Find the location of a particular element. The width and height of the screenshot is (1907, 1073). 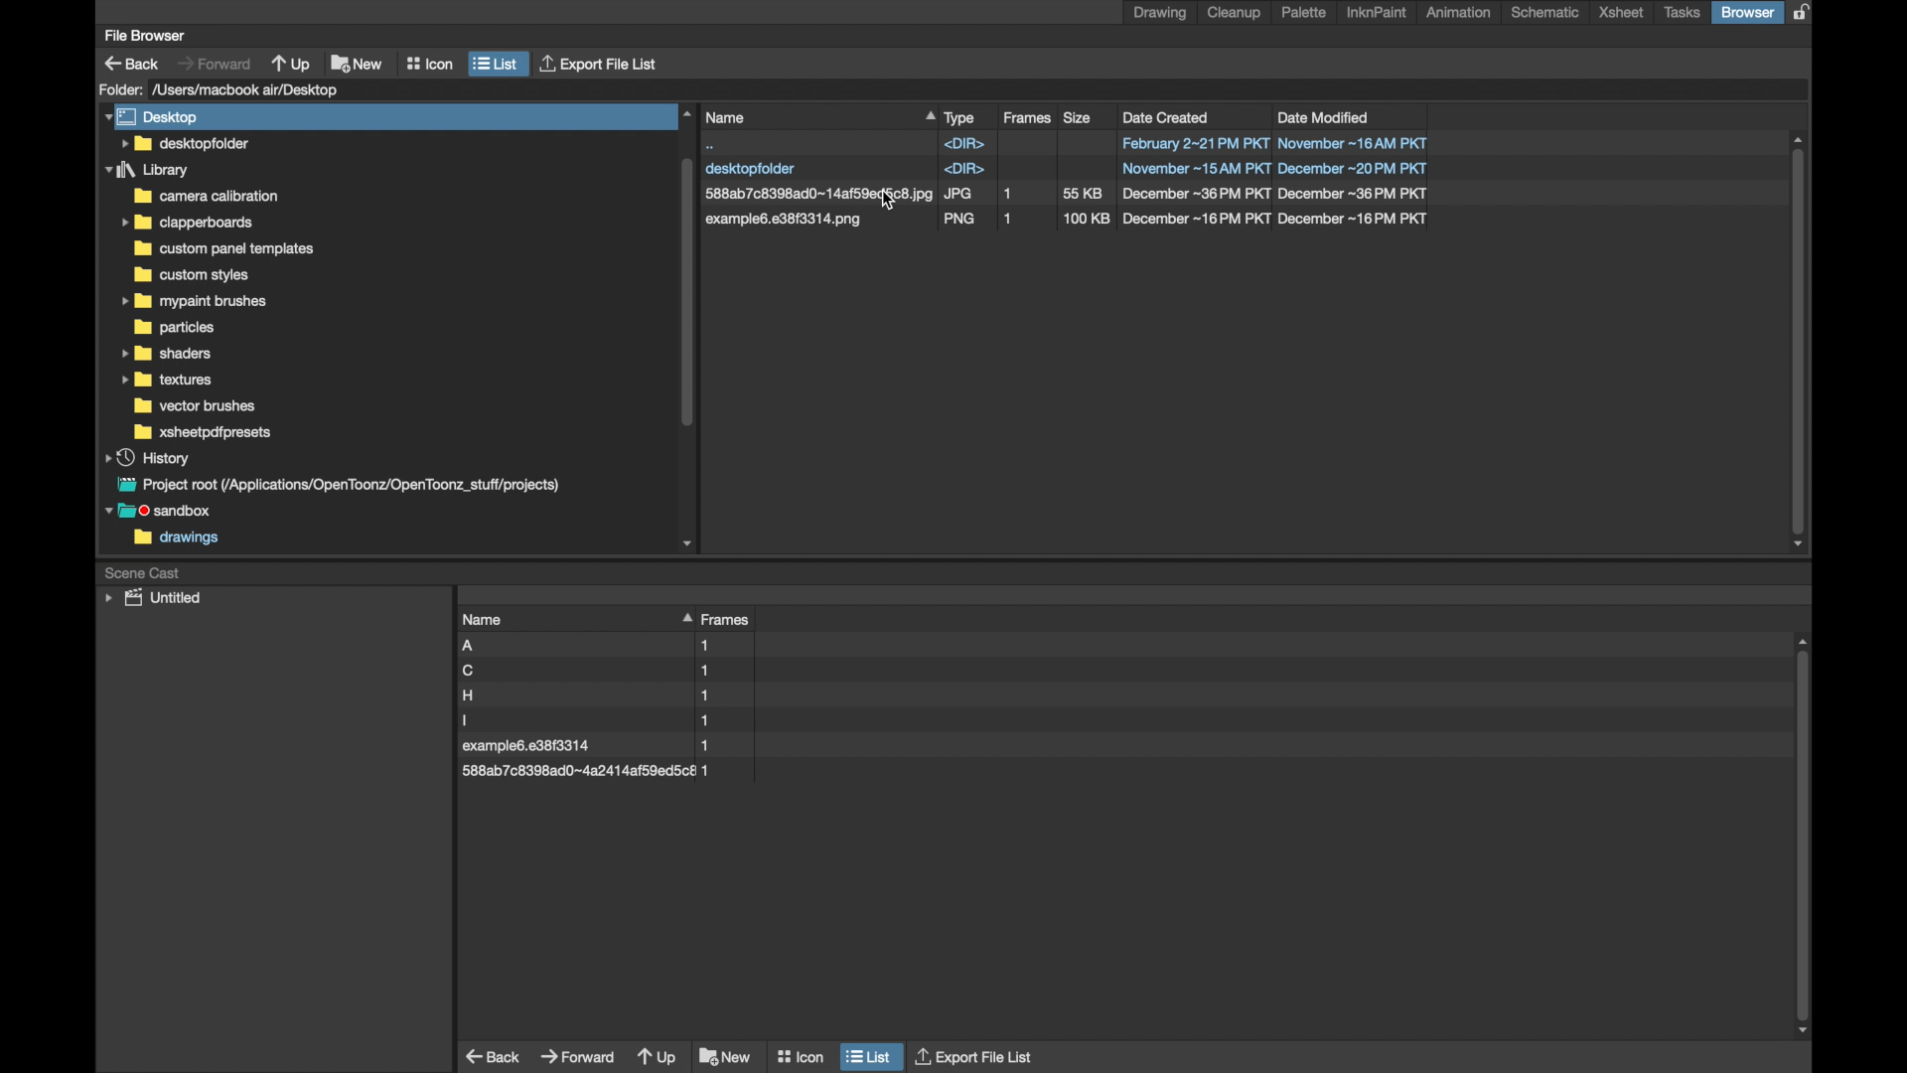

scroll box is located at coordinates (685, 327).